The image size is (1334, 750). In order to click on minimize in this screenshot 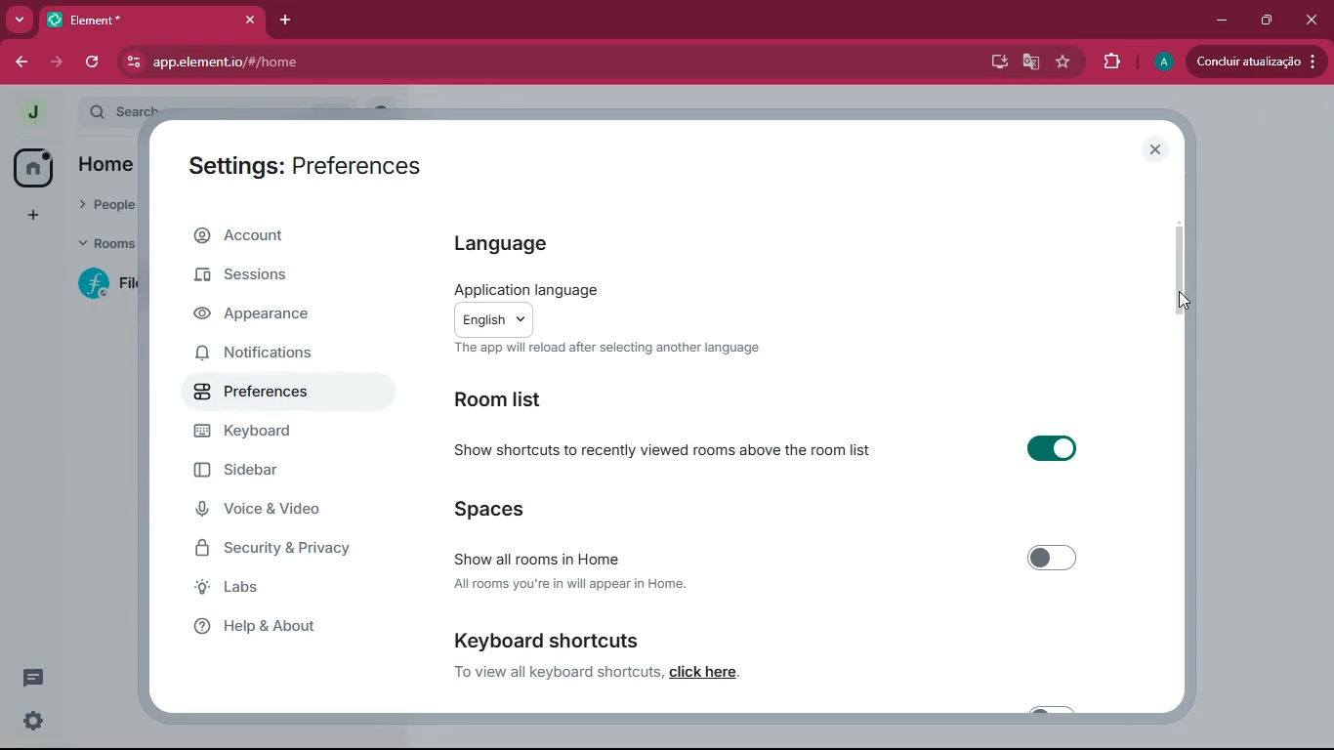, I will do `click(1217, 21)`.